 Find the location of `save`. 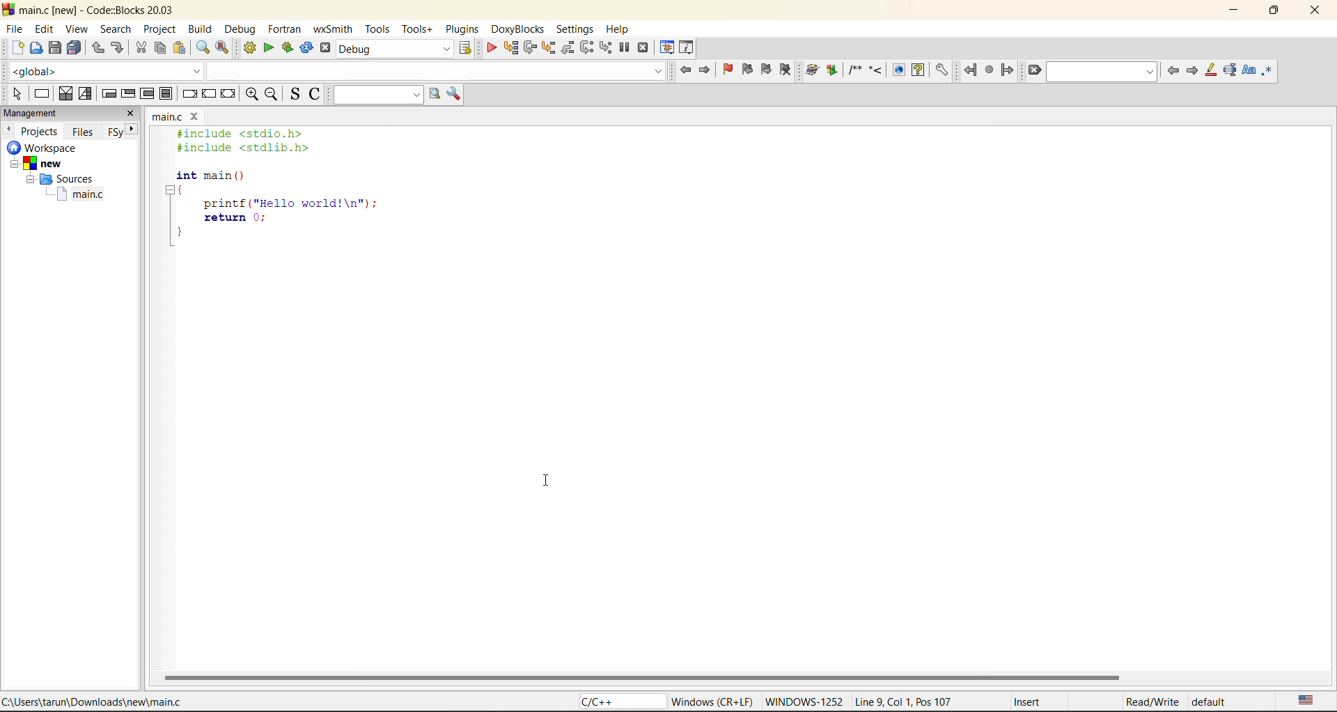

save is located at coordinates (54, 48).